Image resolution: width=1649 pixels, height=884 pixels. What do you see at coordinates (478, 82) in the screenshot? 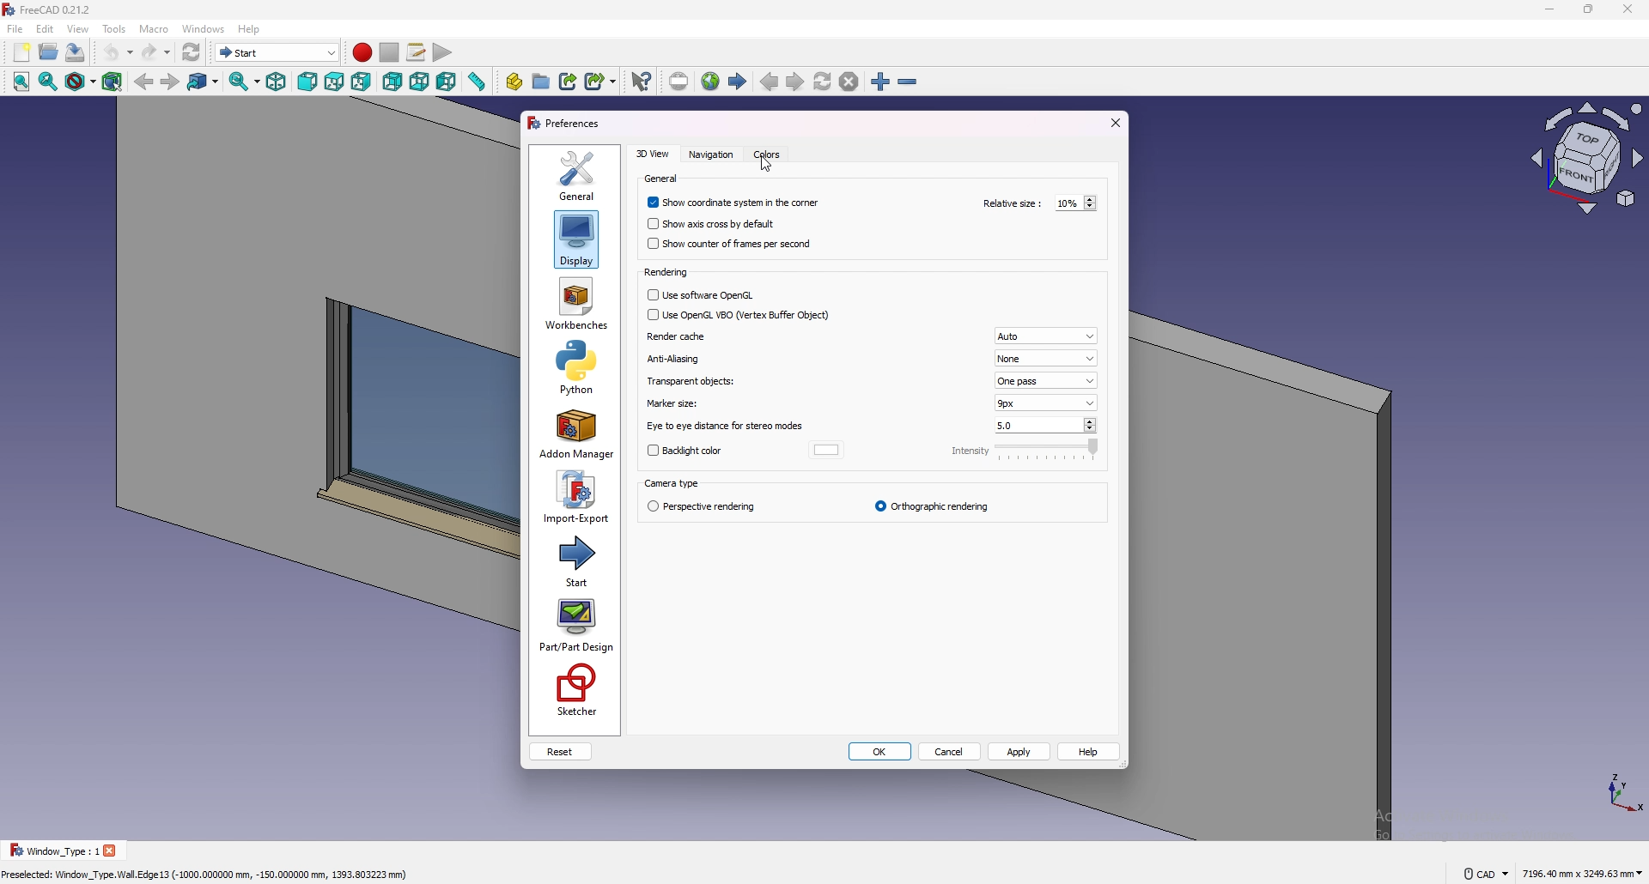
I see `measure distance` at bounding box center [478, 82].